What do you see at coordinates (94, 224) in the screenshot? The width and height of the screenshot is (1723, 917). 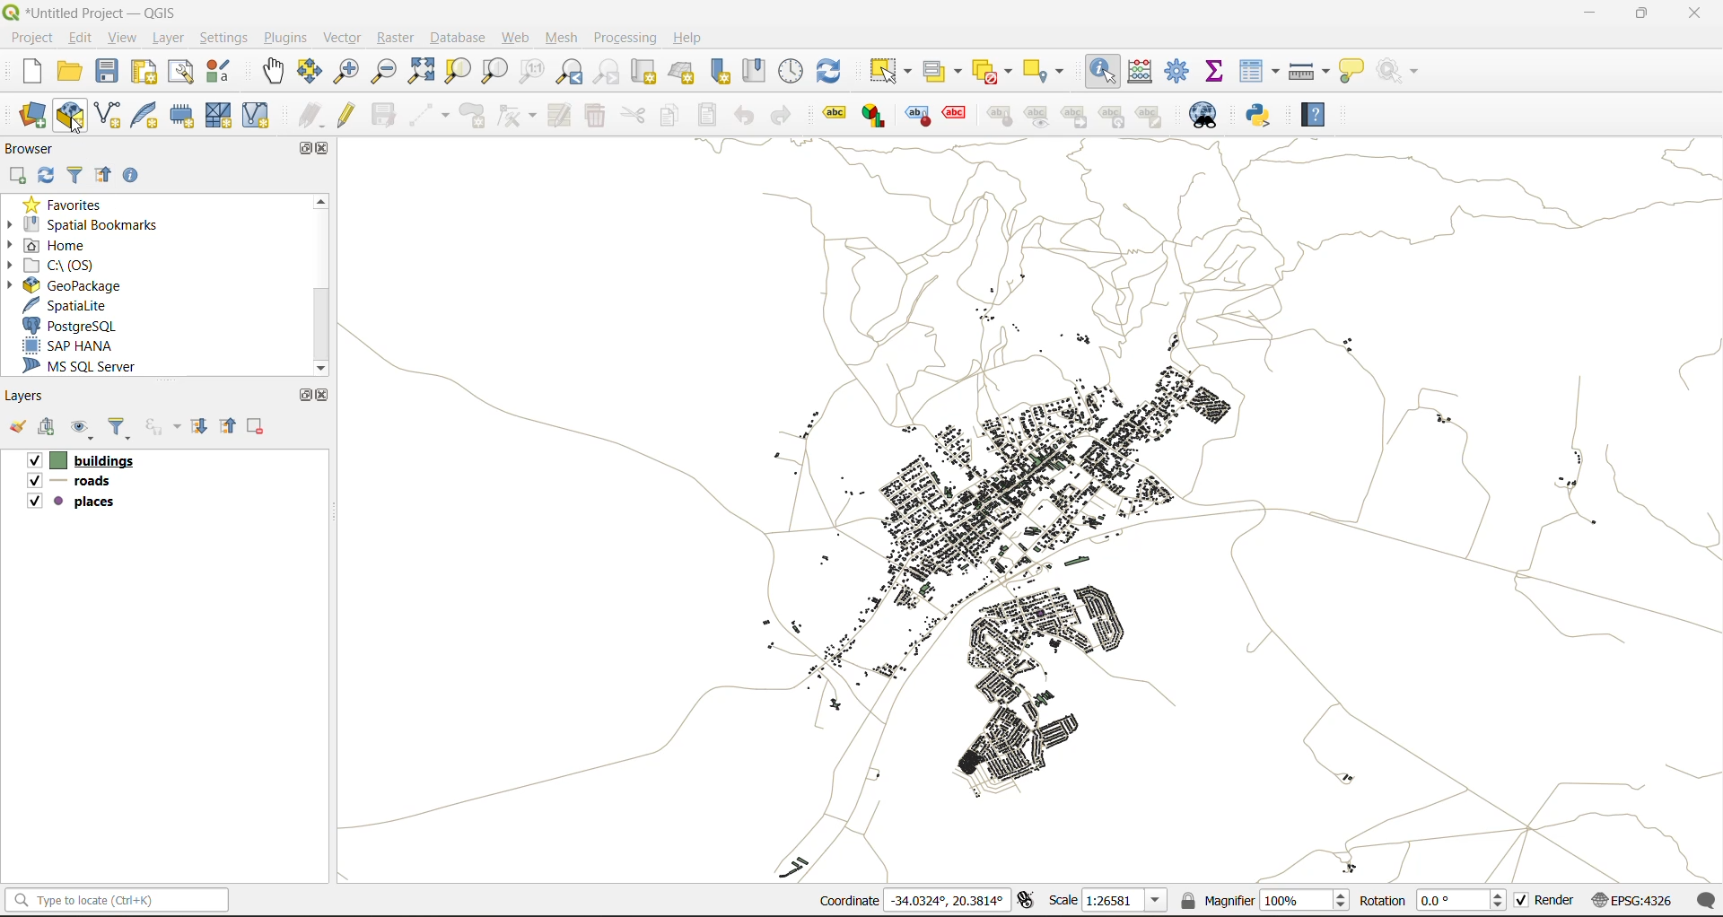 I see `spatial bookmarks` at bounding box center [94, 224].